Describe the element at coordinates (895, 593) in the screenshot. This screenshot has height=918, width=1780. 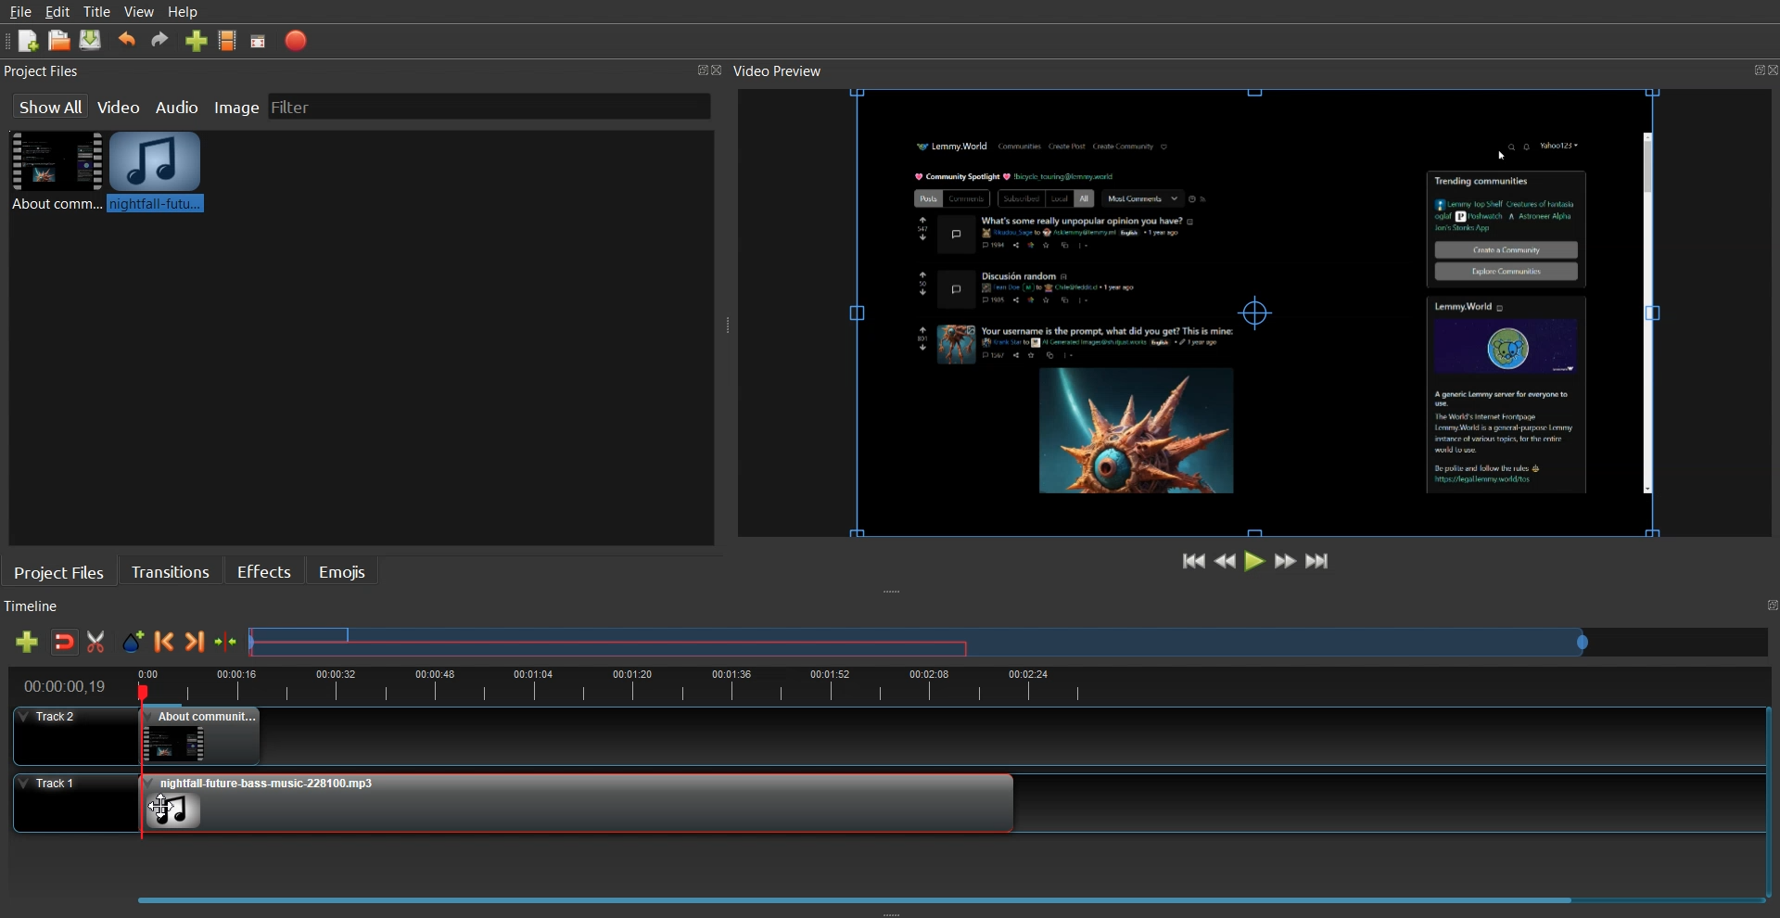
I see `Window Adjuster` at that location.